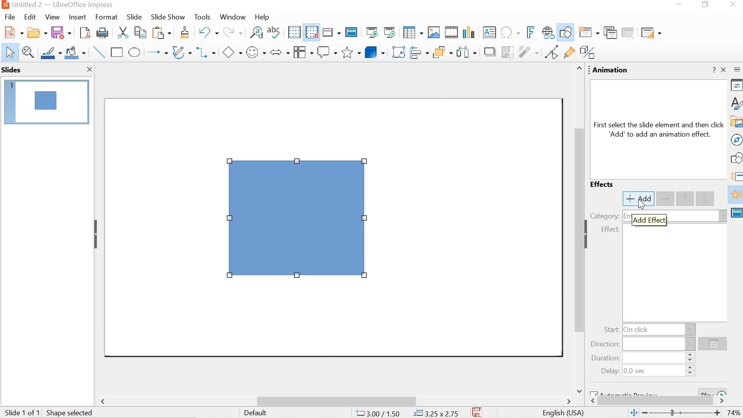 Image resolution: width=743 pixels, height=418 pixels. What do you see at coordinates (737, 69) in the screenshot?
I see `sidebar settings` at bounding box center [737, 69].